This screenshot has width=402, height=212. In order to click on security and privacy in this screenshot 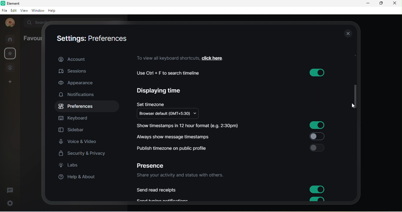, I will do `click(83, 153)`.